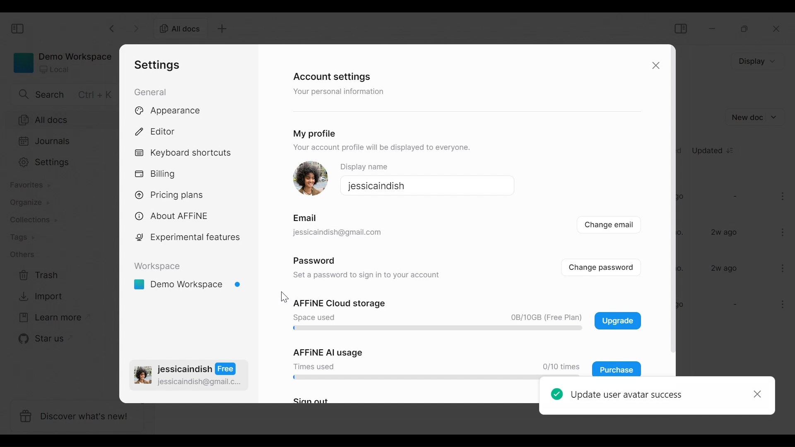 The height and width of the screenshot is (447, 795). What do you see at coordinates (734, 305) in the screenshot?
I see `-` at bounding box center [734, 305].